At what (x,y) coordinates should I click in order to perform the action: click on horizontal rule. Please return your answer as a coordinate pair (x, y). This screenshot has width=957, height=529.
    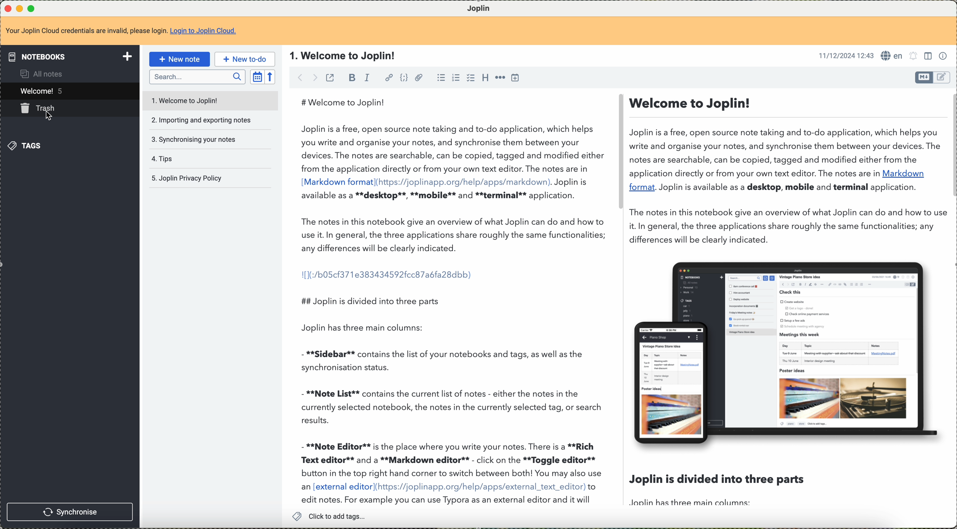
    Looking at the image, I should click on (500, 78).